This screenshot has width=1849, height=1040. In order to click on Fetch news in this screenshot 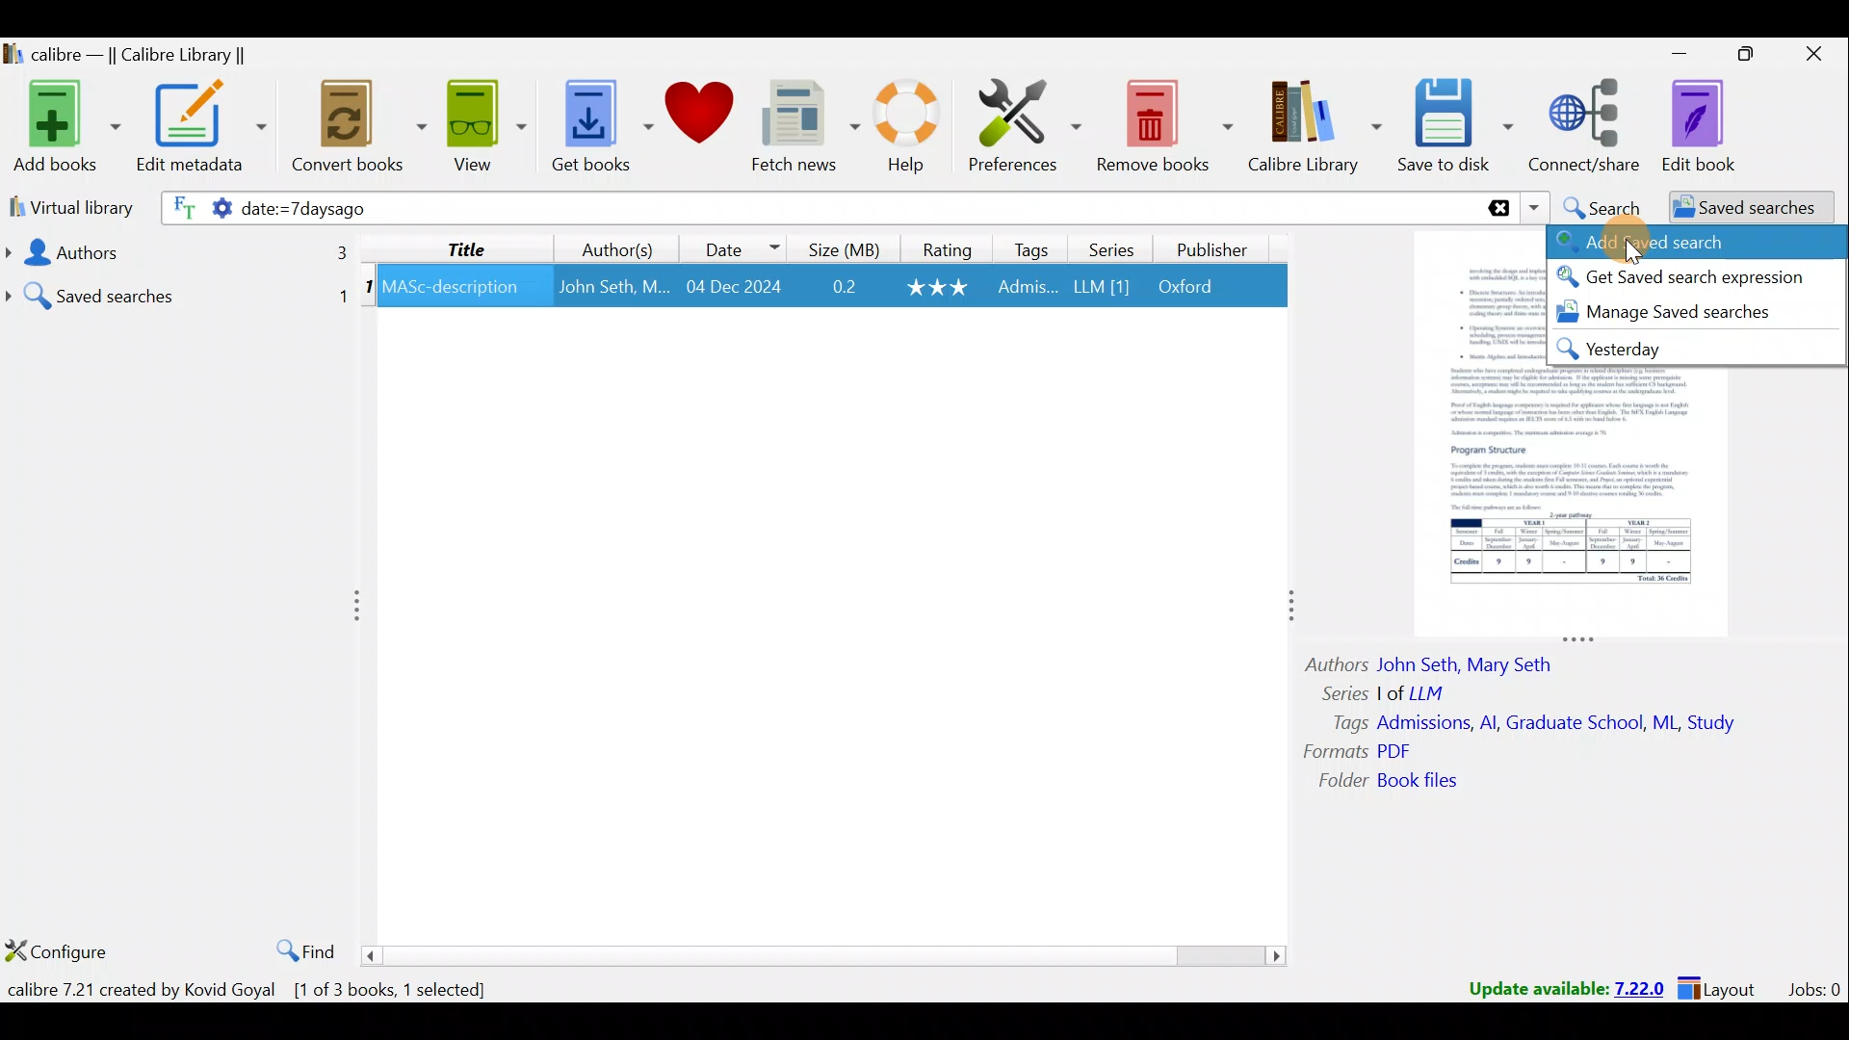, I will do `click(805, 127)`.